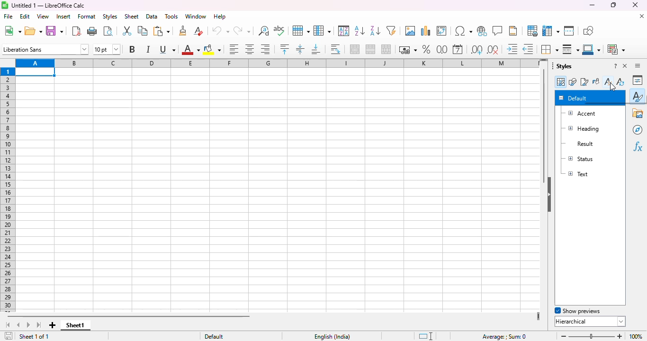 This screenshot has height=341, width=647. Describe the element at coordinates (564, 336) in the screenshot. I see `zoom out` at that location.